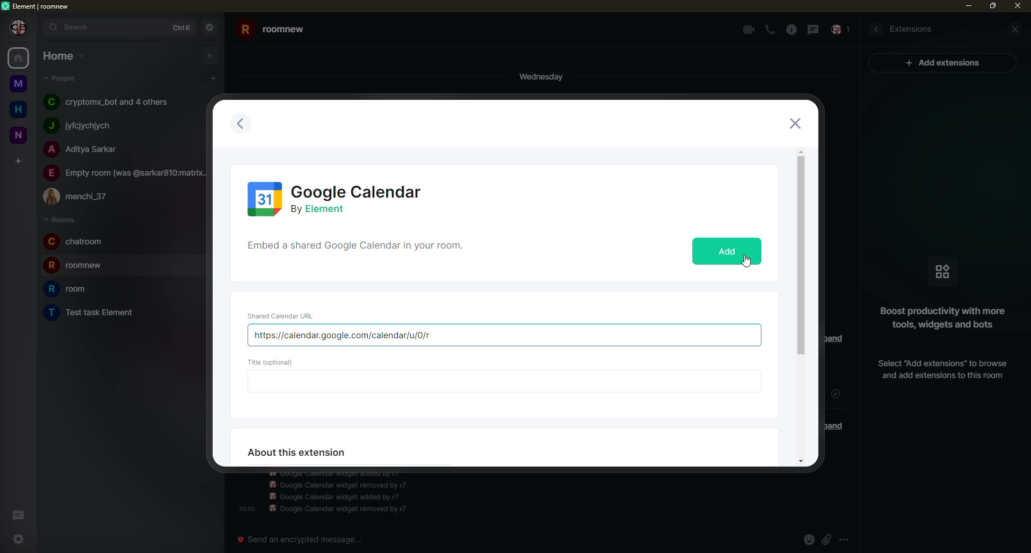 The width and height of the screenshot is (1031, 553). I want to click on ad, so click(947, 63).